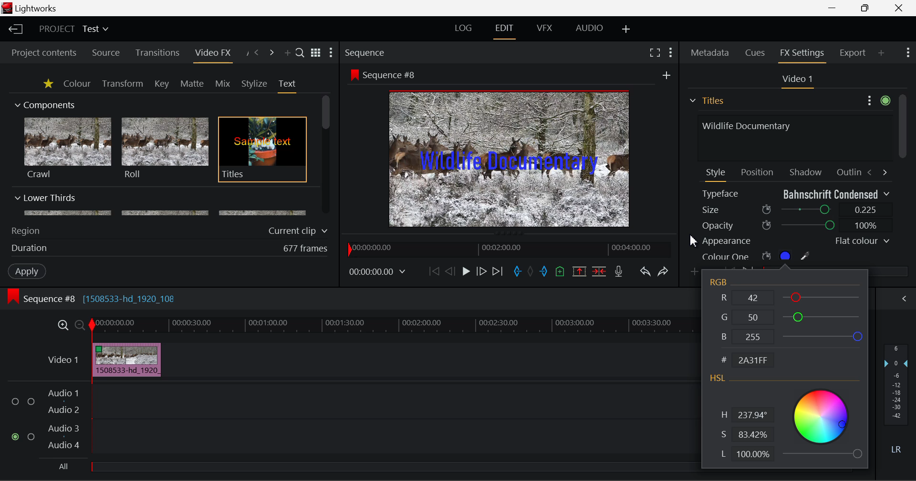 This screenshot has height=481, width=916. Describe the element at coordinates (124, 84) in the screenshot. I see `Transform` at that location.